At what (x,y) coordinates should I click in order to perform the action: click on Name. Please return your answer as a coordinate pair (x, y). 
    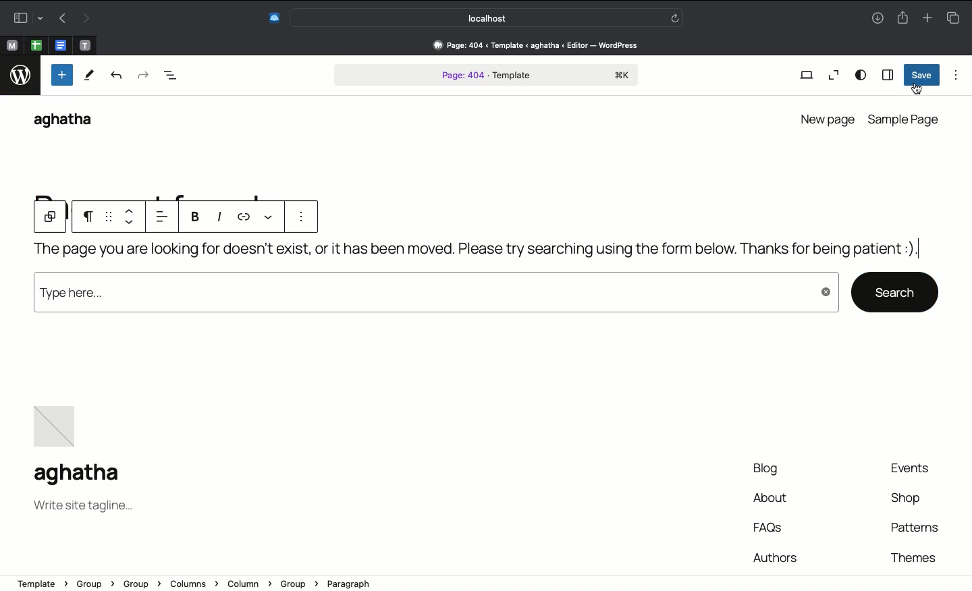
    Looking at the image, I should click on (82, 475).